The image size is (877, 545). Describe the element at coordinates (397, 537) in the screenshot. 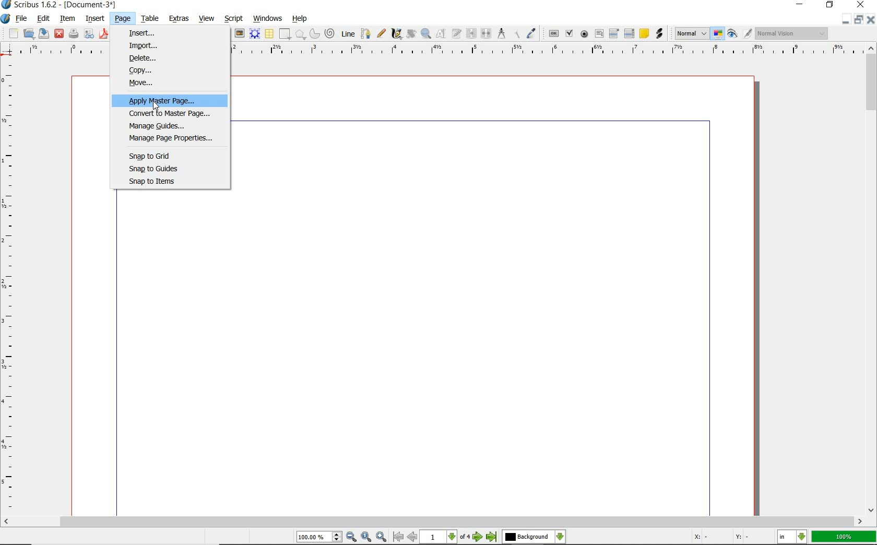

I see `First Page` at that location.